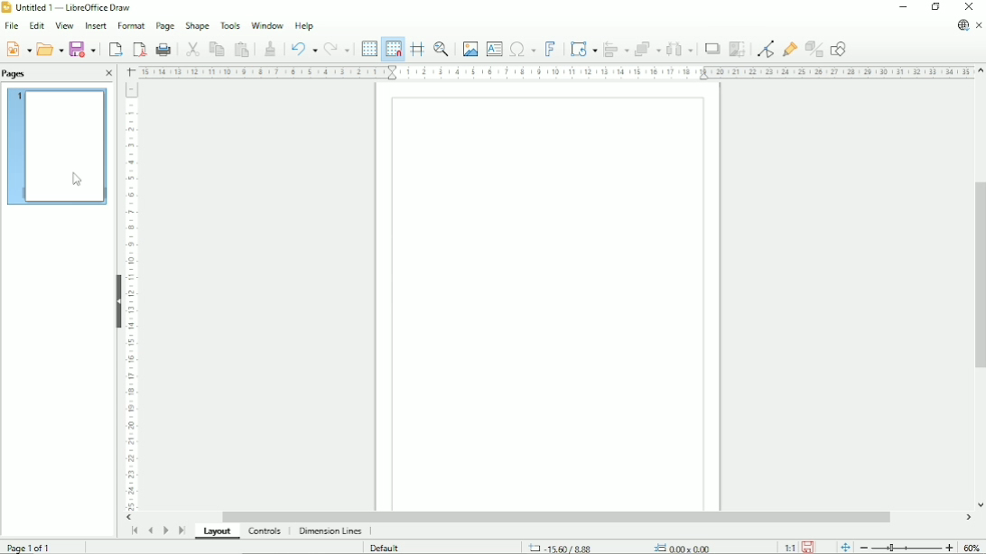 The width and height of the screenshot is (986, 554). What do you see at coordinates (585, 49) in the screenshot?
I see `Transformation` at bounding box center [585, 49].